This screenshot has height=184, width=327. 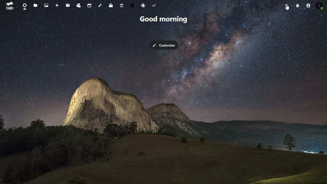 I want to click on mail, so click(x=68, y=5).